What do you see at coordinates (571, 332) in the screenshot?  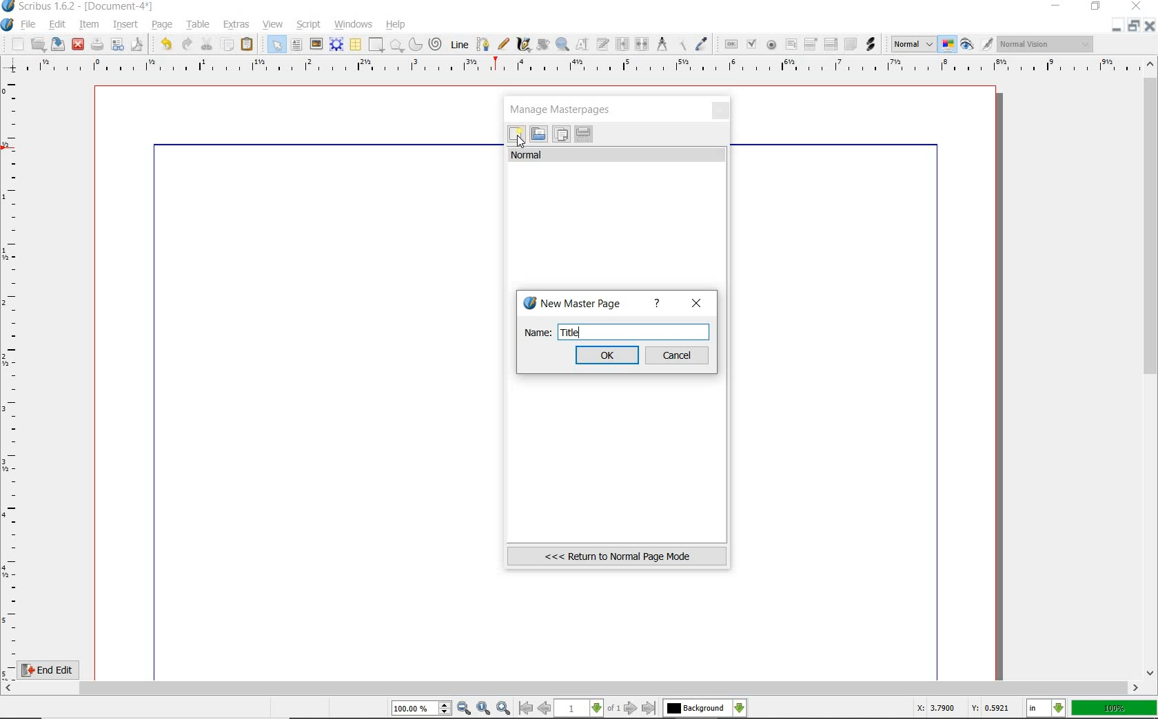 I see `title` at bounding box center [571, 332].